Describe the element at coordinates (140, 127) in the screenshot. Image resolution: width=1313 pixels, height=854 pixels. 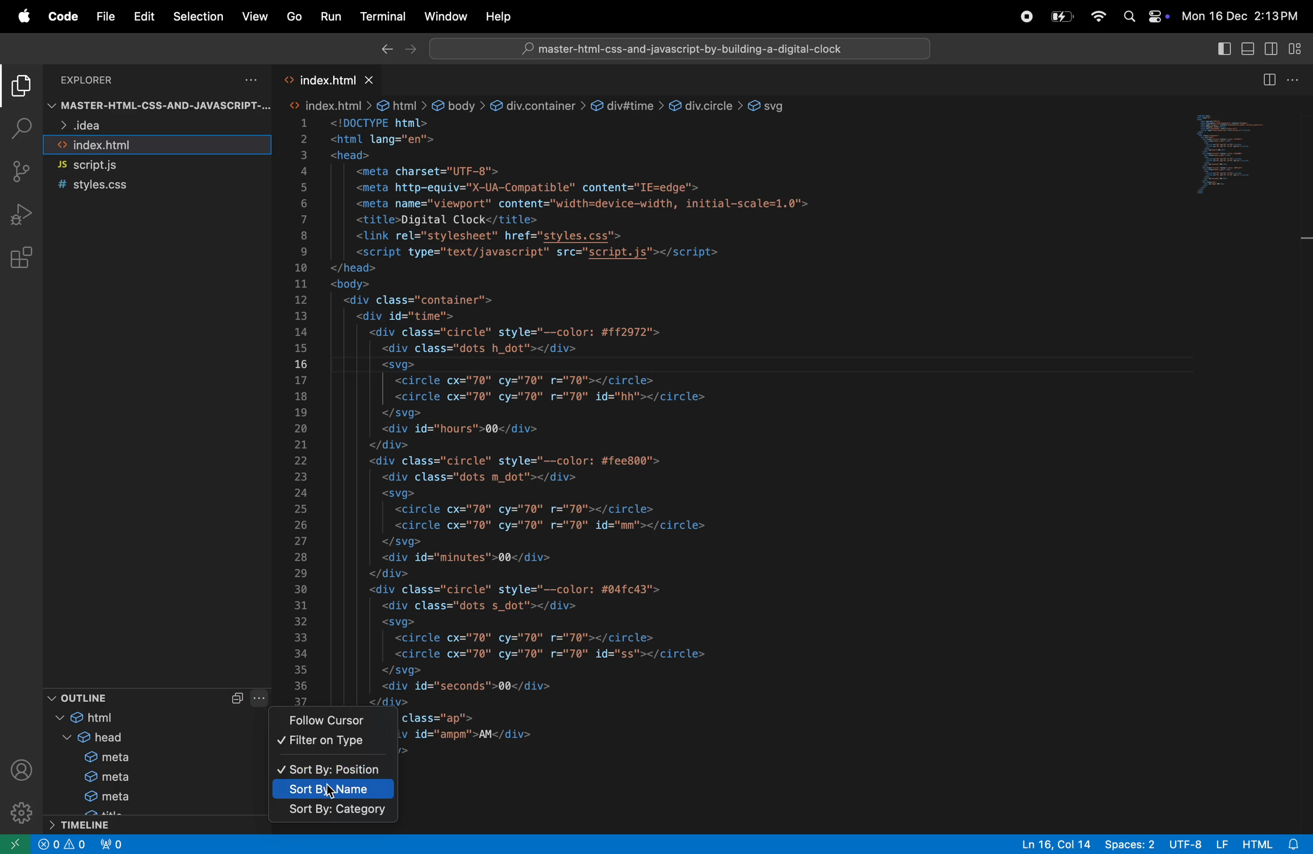
I see `idea` at that location.